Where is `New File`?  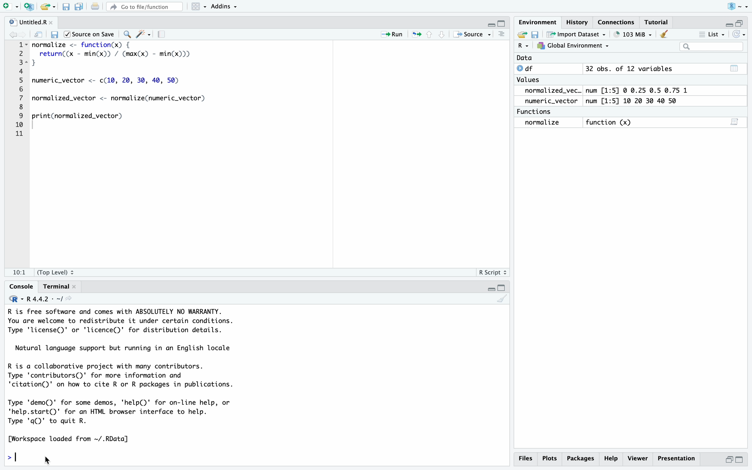 New File is located at coordinates (10, 7).